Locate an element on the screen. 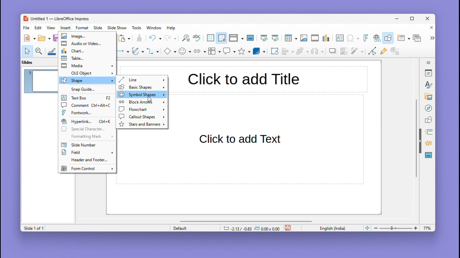 The width and height of the screenshot is (460, 258). Window is located at coordinates (156, 28).